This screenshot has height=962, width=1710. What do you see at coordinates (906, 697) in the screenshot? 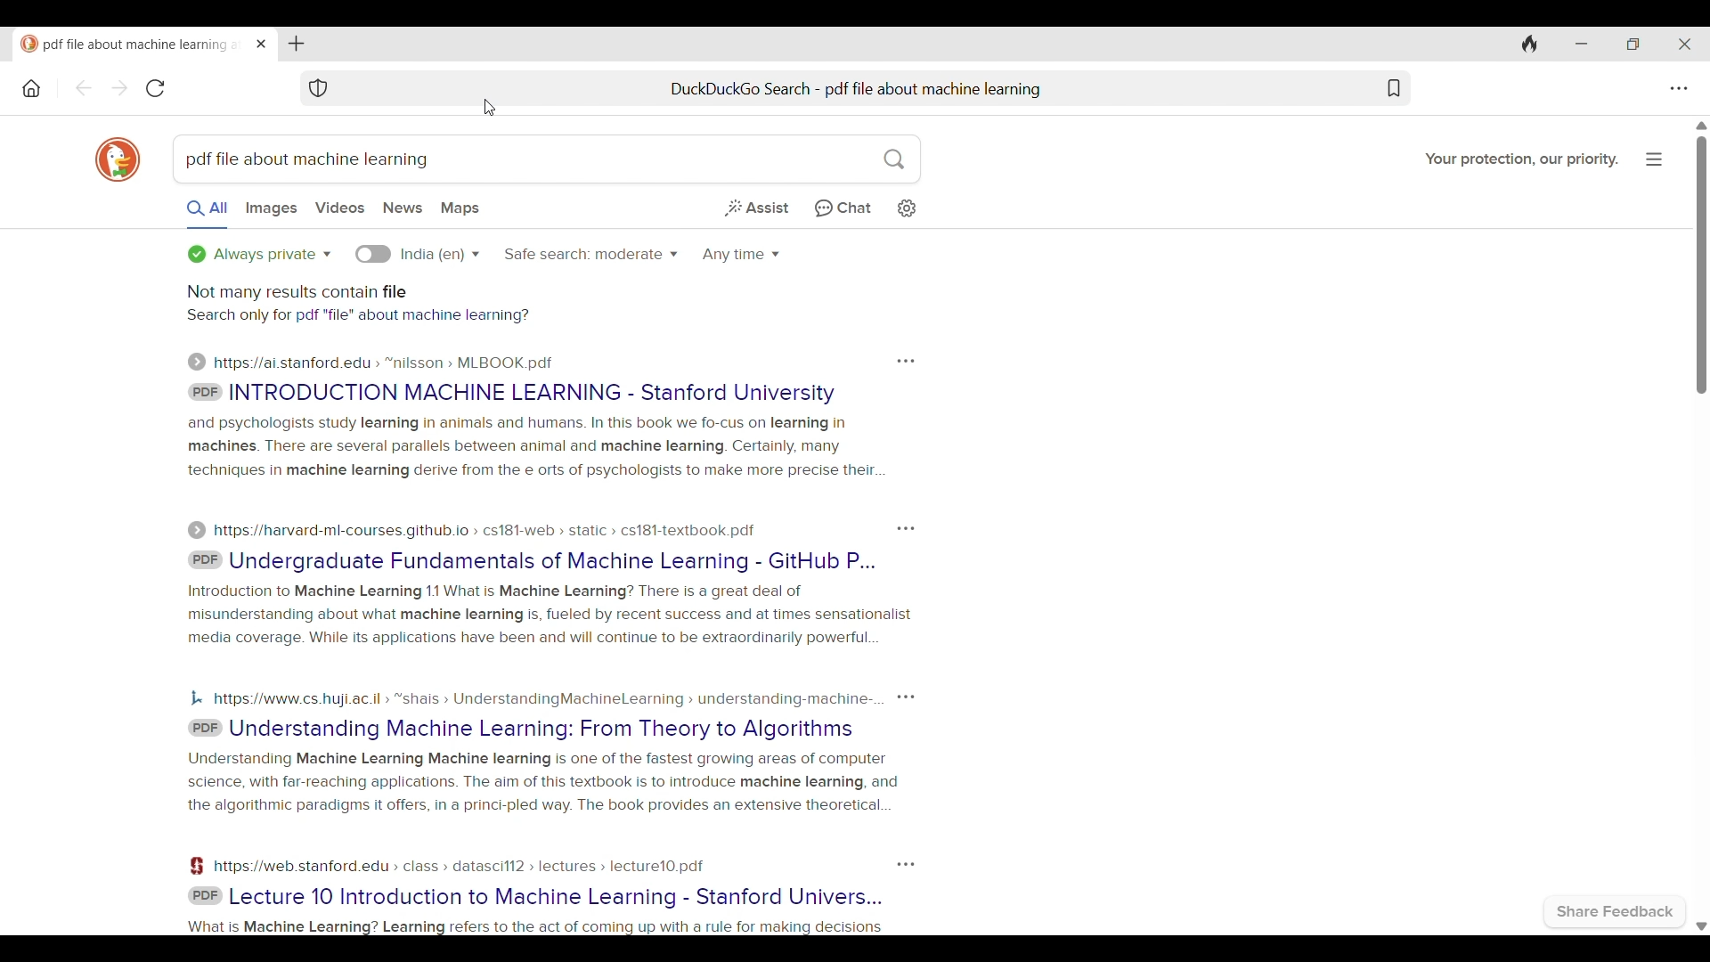
I see `Feedback loop of respective result` at bounding box center [906, 697].